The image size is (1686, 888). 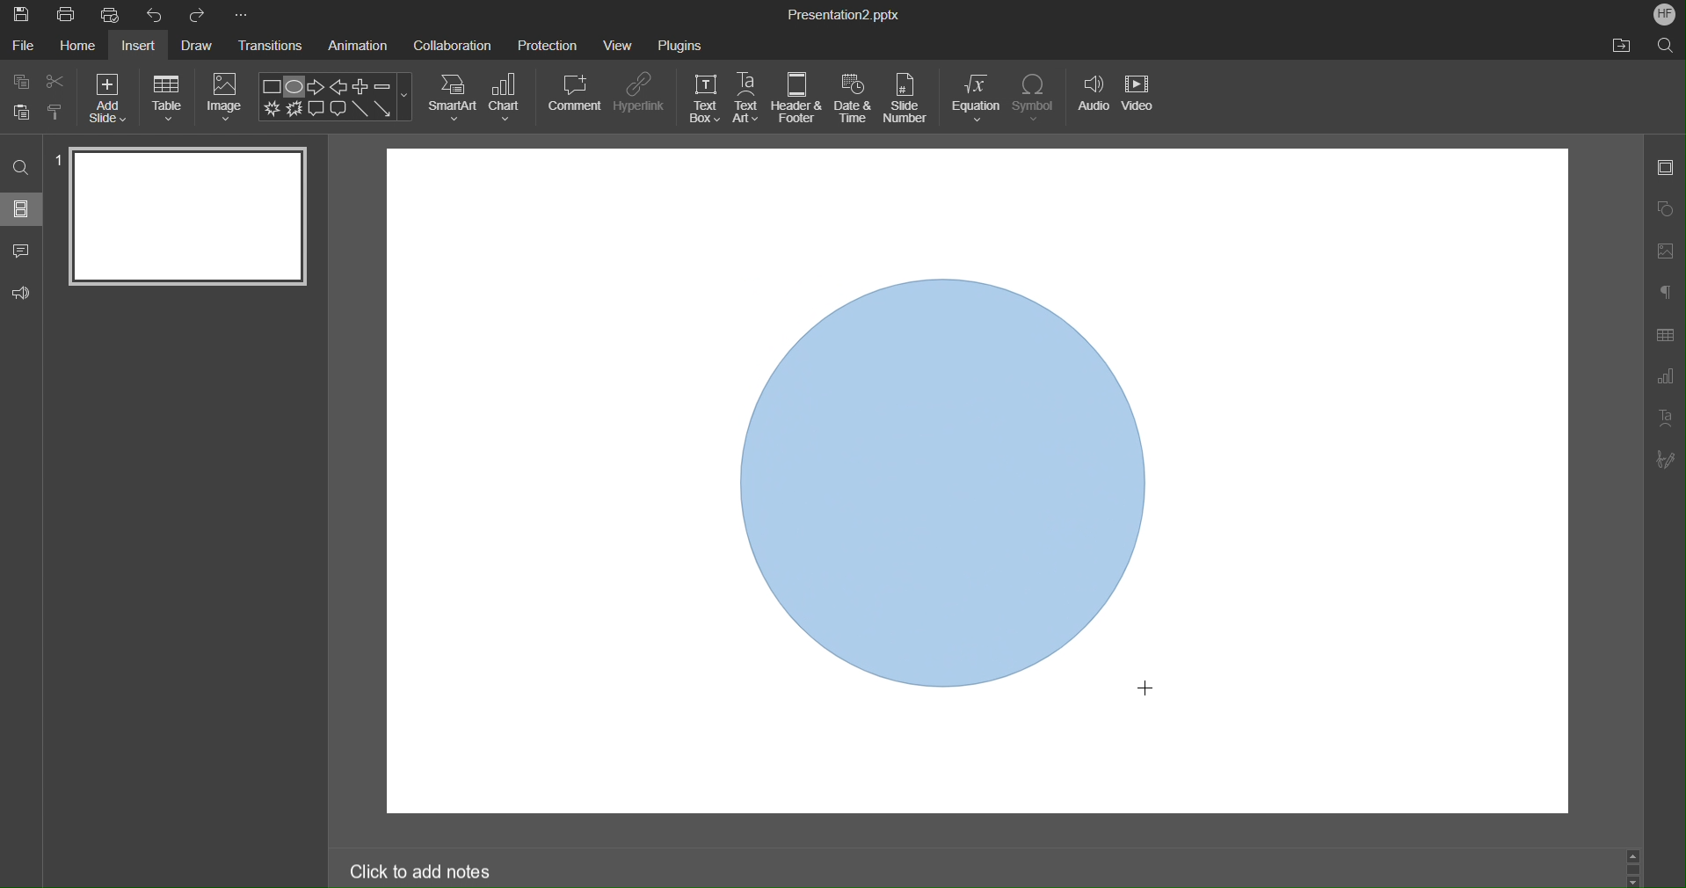 I want to click on Text Art, so click(x=1667, y=423).